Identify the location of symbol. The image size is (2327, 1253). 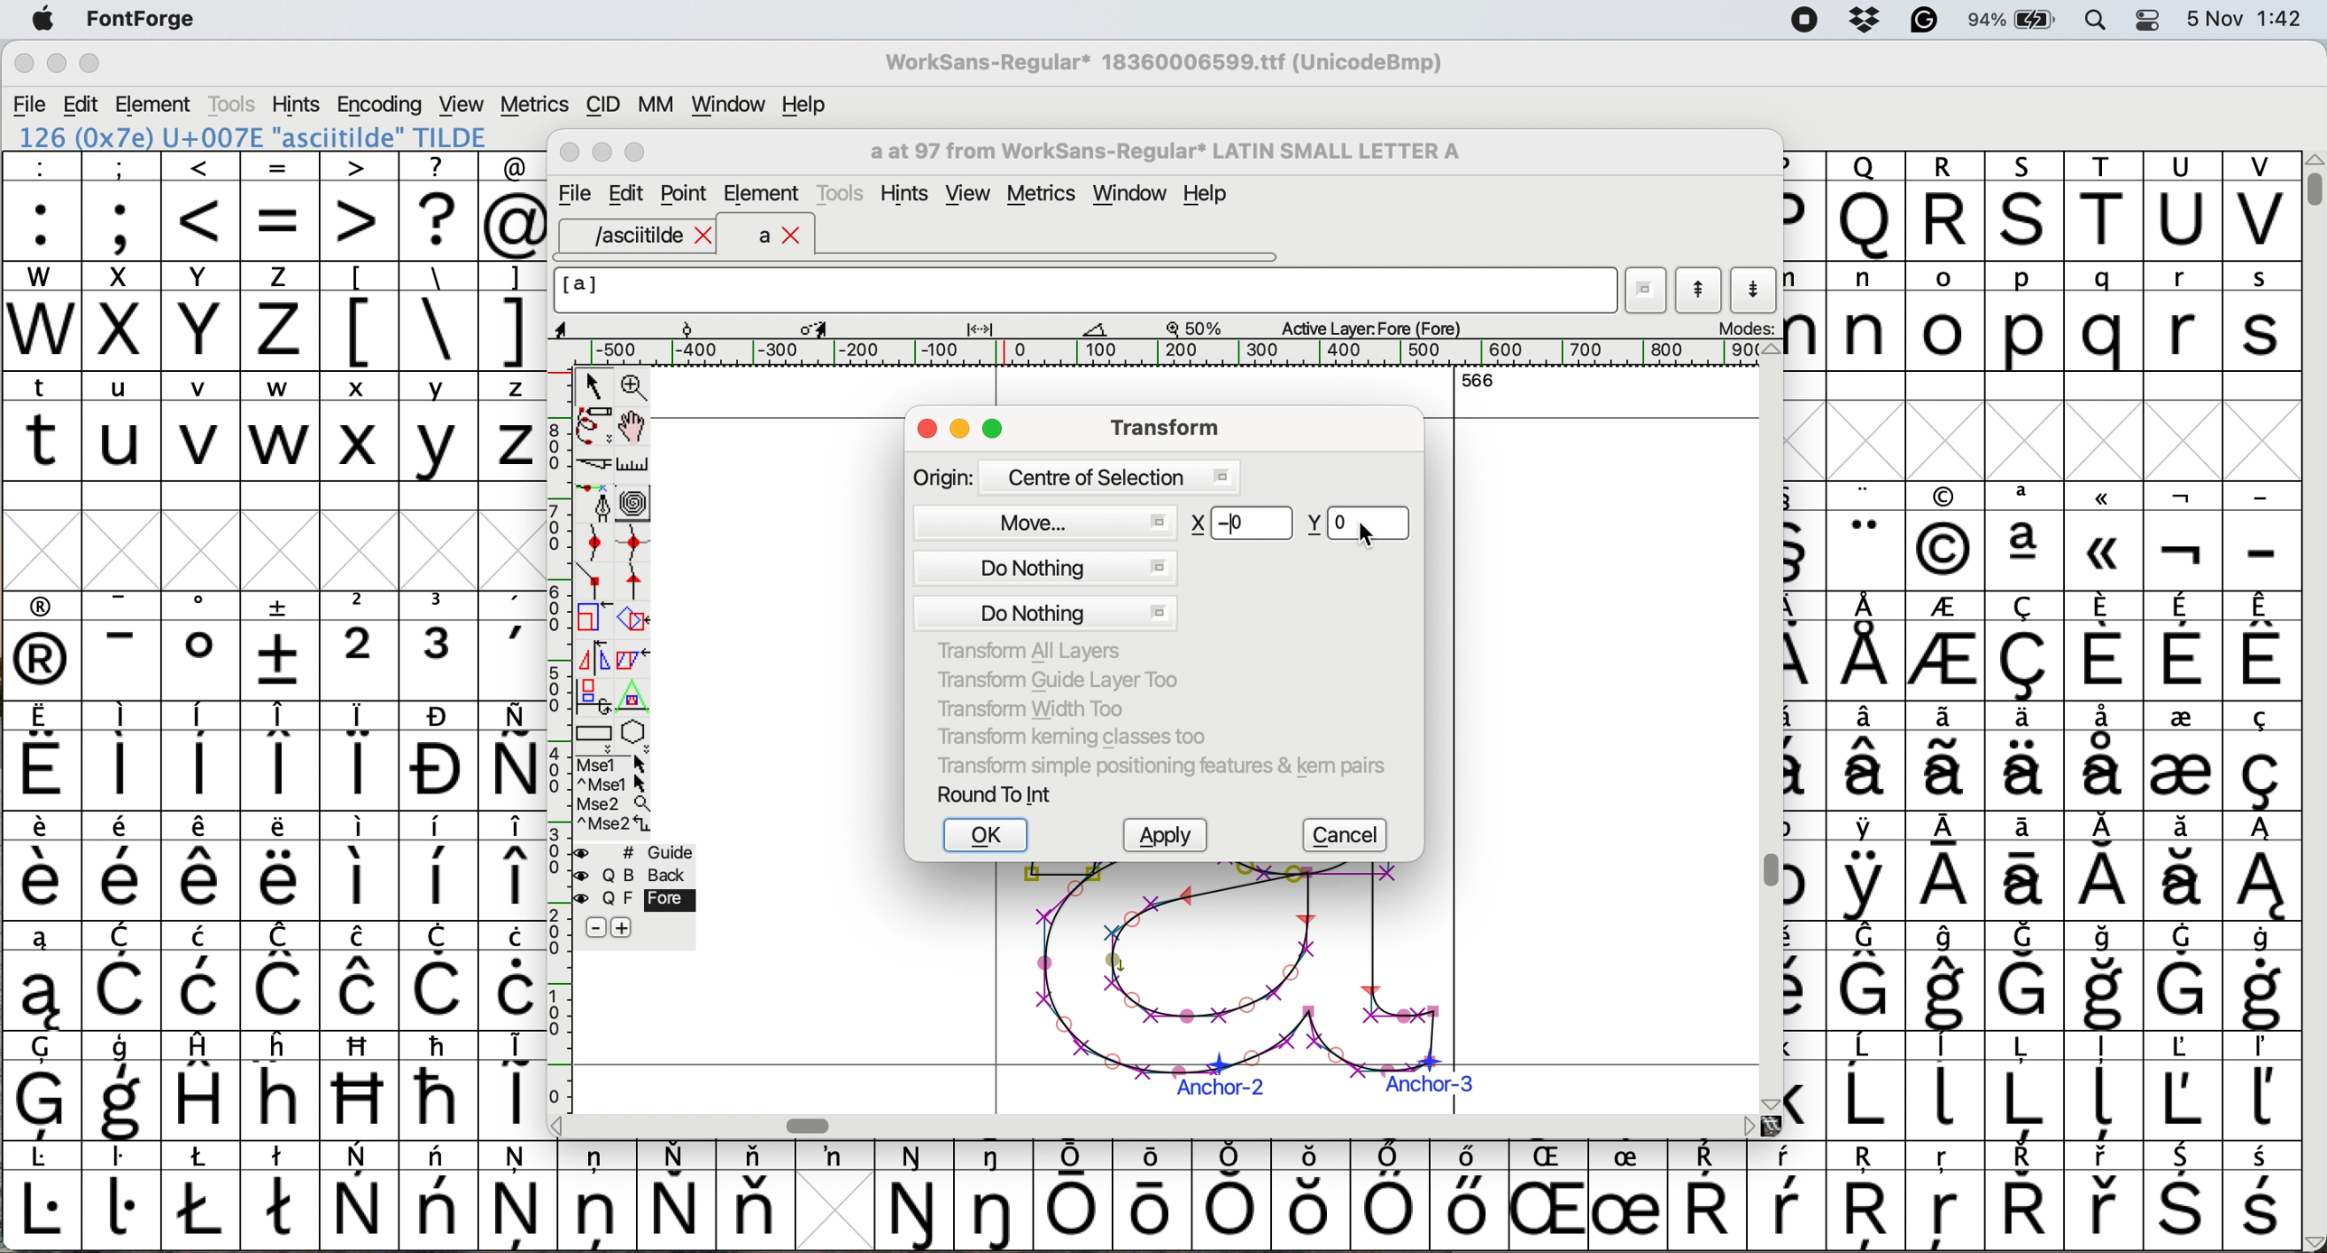
(2104, 645).